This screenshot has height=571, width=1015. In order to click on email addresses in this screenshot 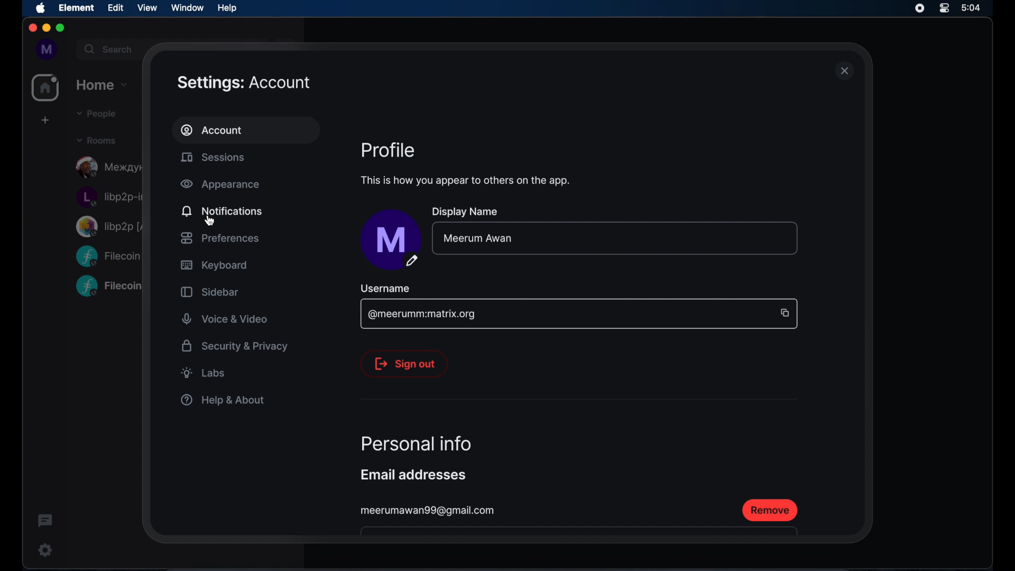, I will do `click(413, 475)`.